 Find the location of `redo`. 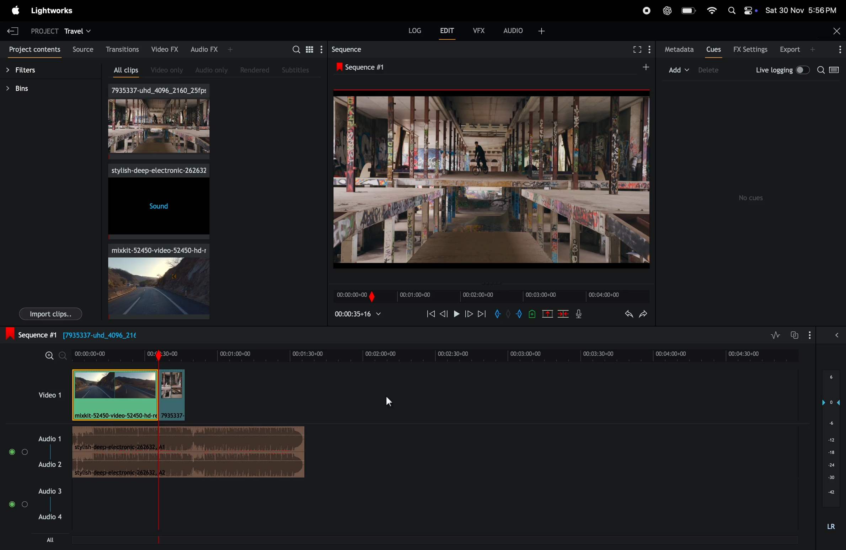

redo is located at coordinates (643, 315).